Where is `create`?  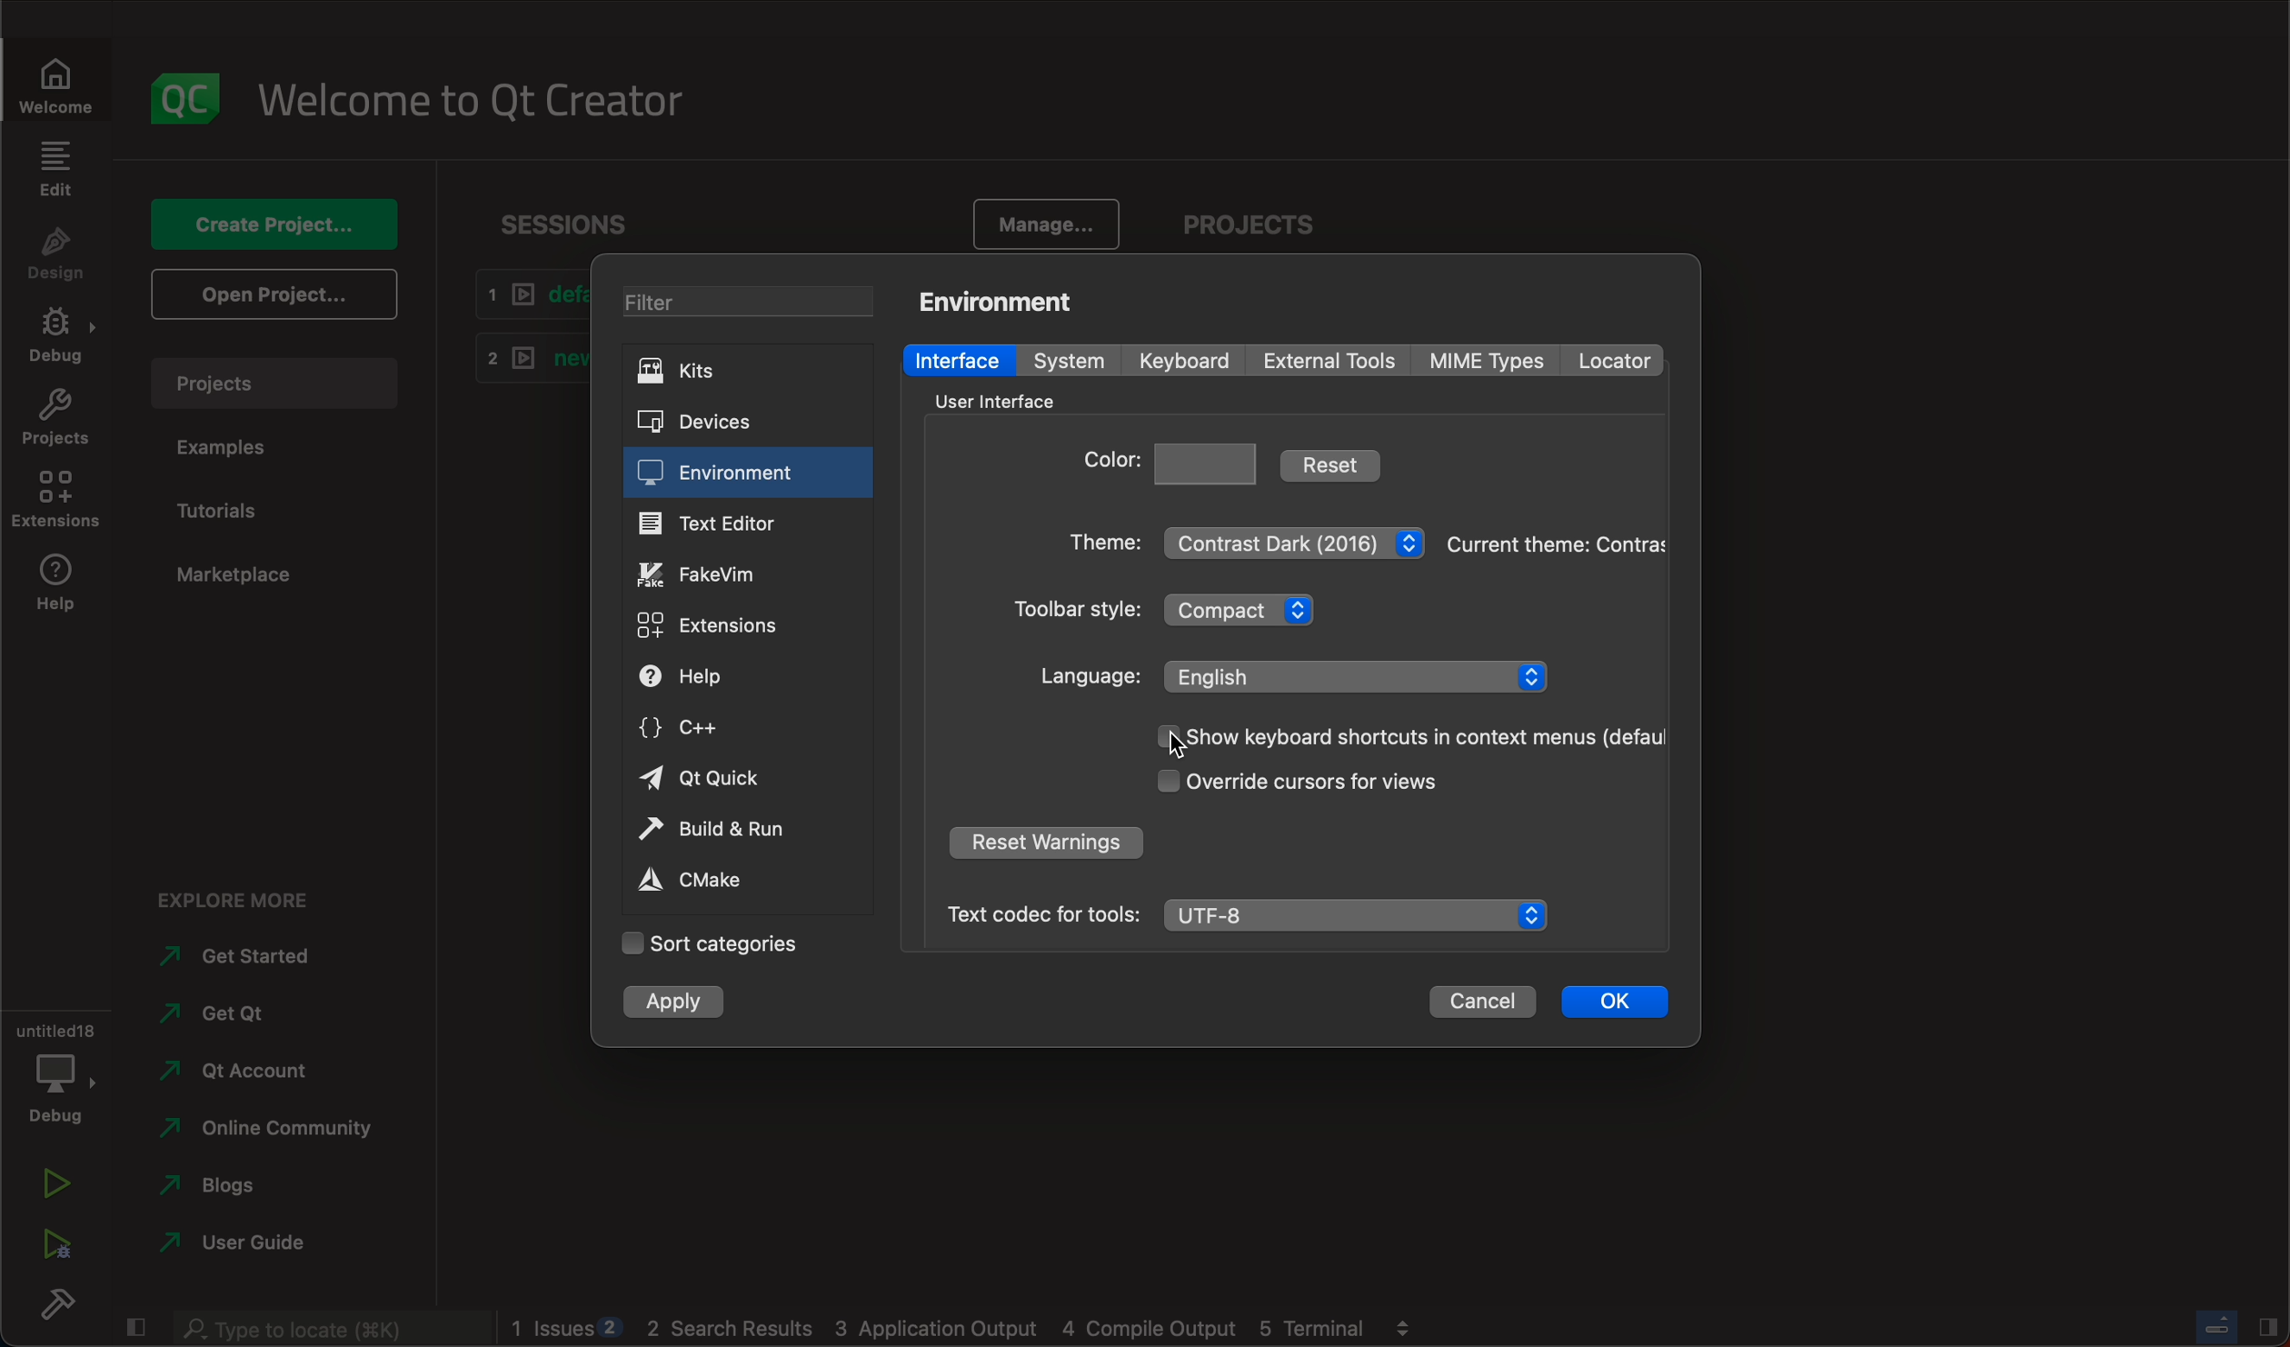
create is located at coordinates (281, 228).